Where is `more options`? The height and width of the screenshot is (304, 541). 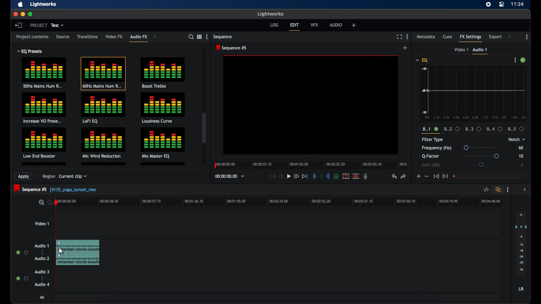 more options is located at coordinates (515, 60).